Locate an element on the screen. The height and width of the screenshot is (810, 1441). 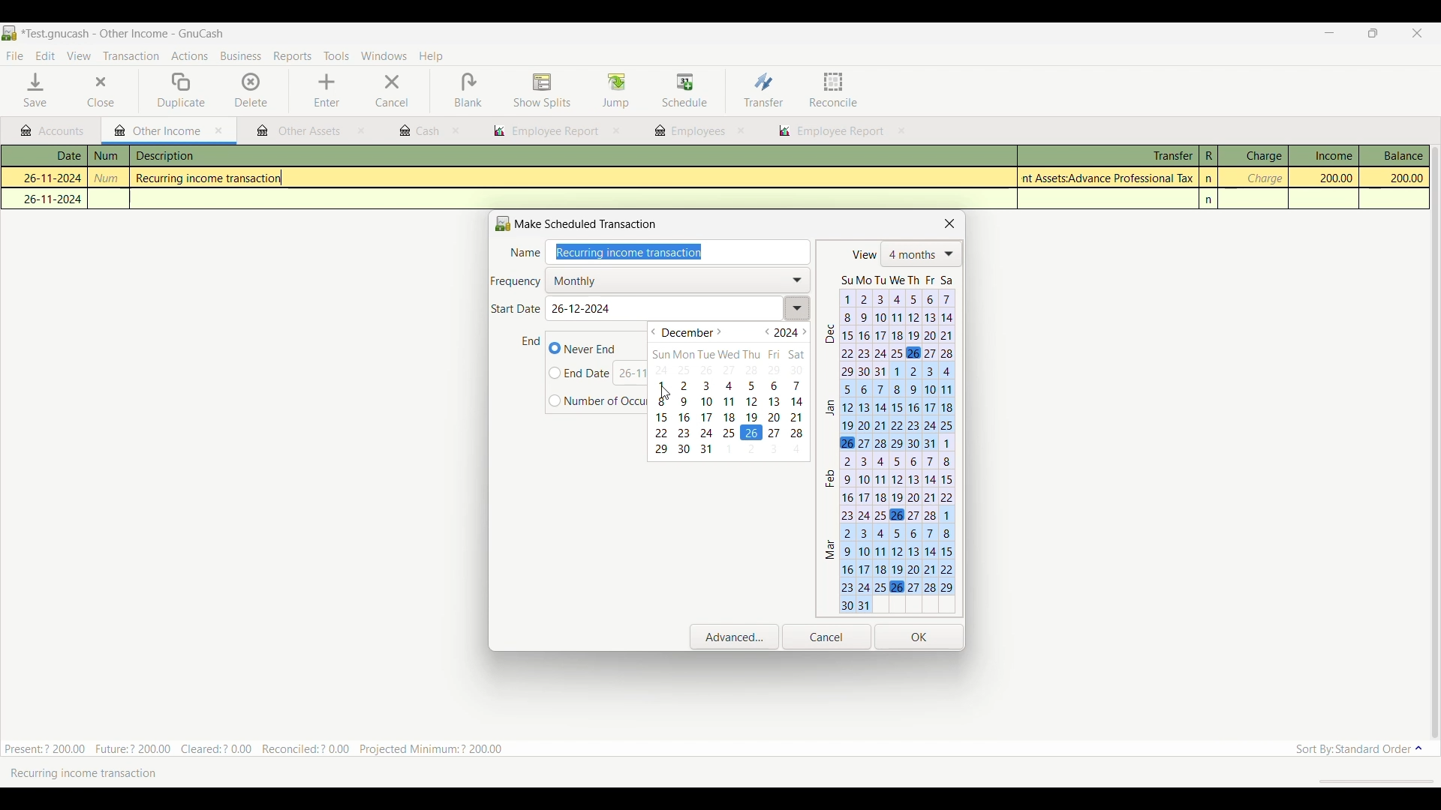
Tools menu is located at coordinates (336, 57).